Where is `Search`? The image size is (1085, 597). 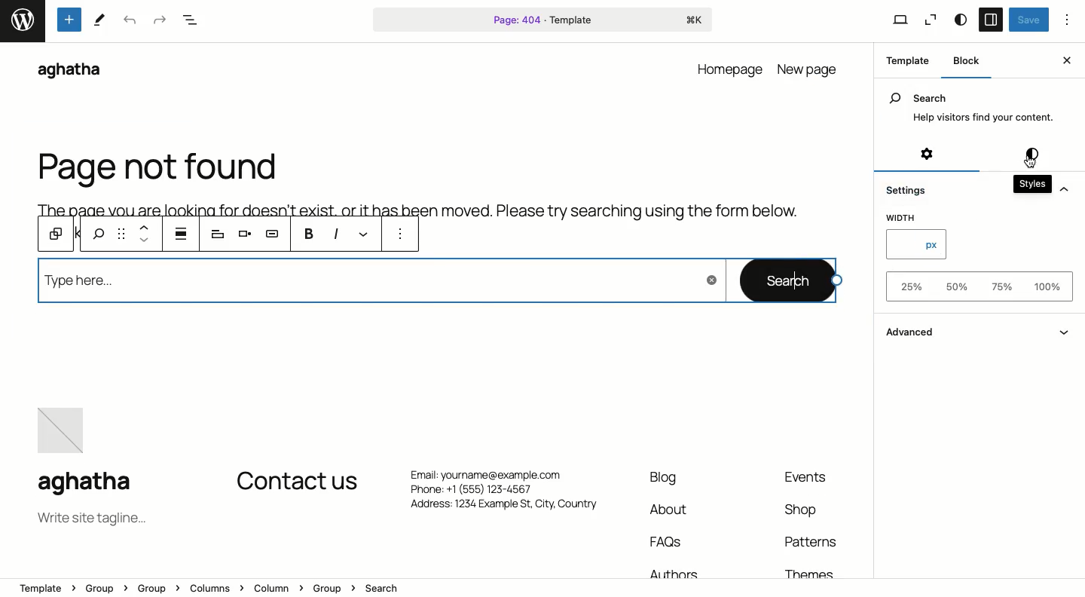 Search is located at coordinates (976, 98).